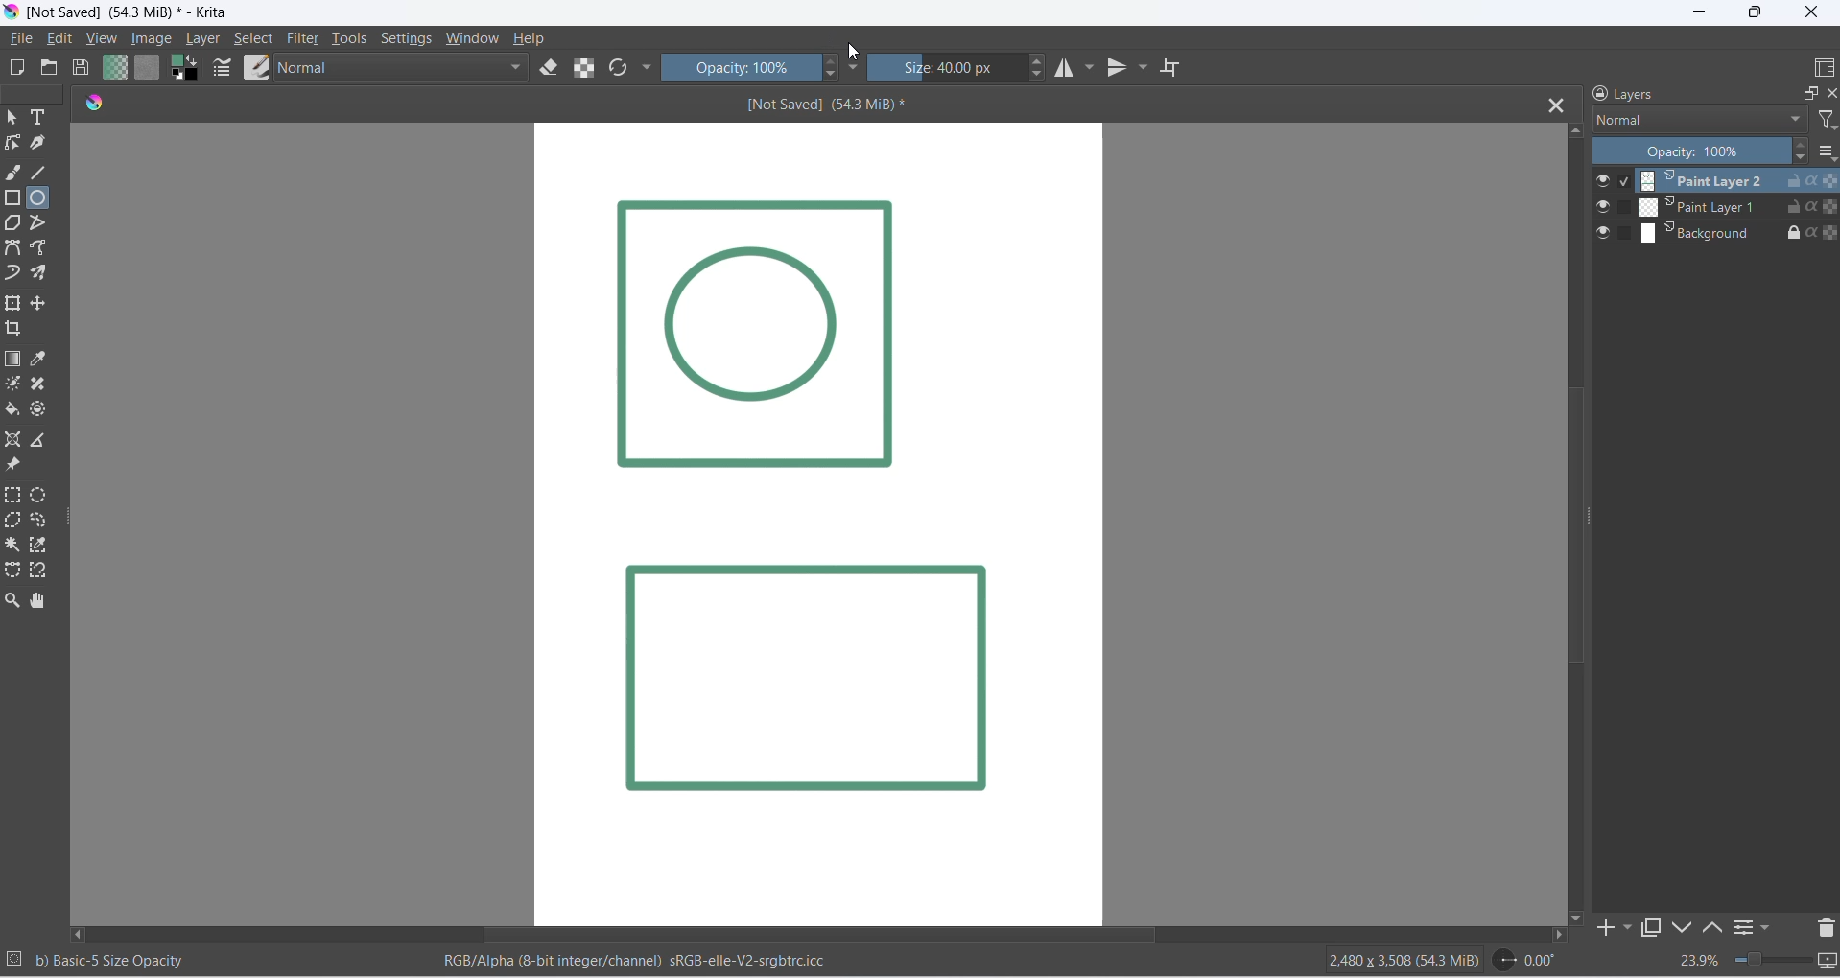 The image size is (1840, 978). Describe the element at coordinates (1130, 68) in the screenshot. I see `vertical mirror tool` at that location.